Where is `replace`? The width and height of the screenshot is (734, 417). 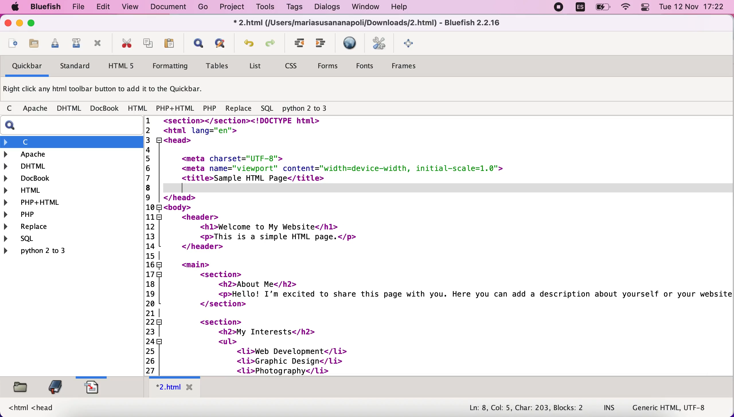 replace is located at coordinates (240, 108).